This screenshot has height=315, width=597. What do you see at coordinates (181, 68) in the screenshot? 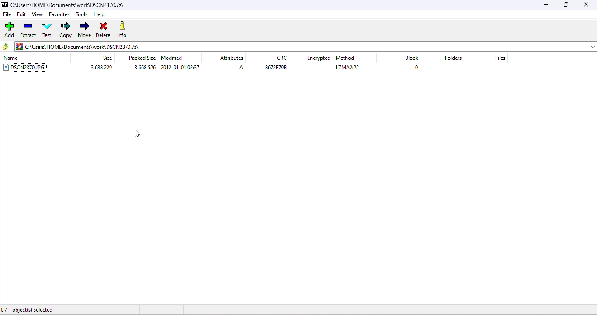
I see `modified date and time` at bounding box center [181, 68].